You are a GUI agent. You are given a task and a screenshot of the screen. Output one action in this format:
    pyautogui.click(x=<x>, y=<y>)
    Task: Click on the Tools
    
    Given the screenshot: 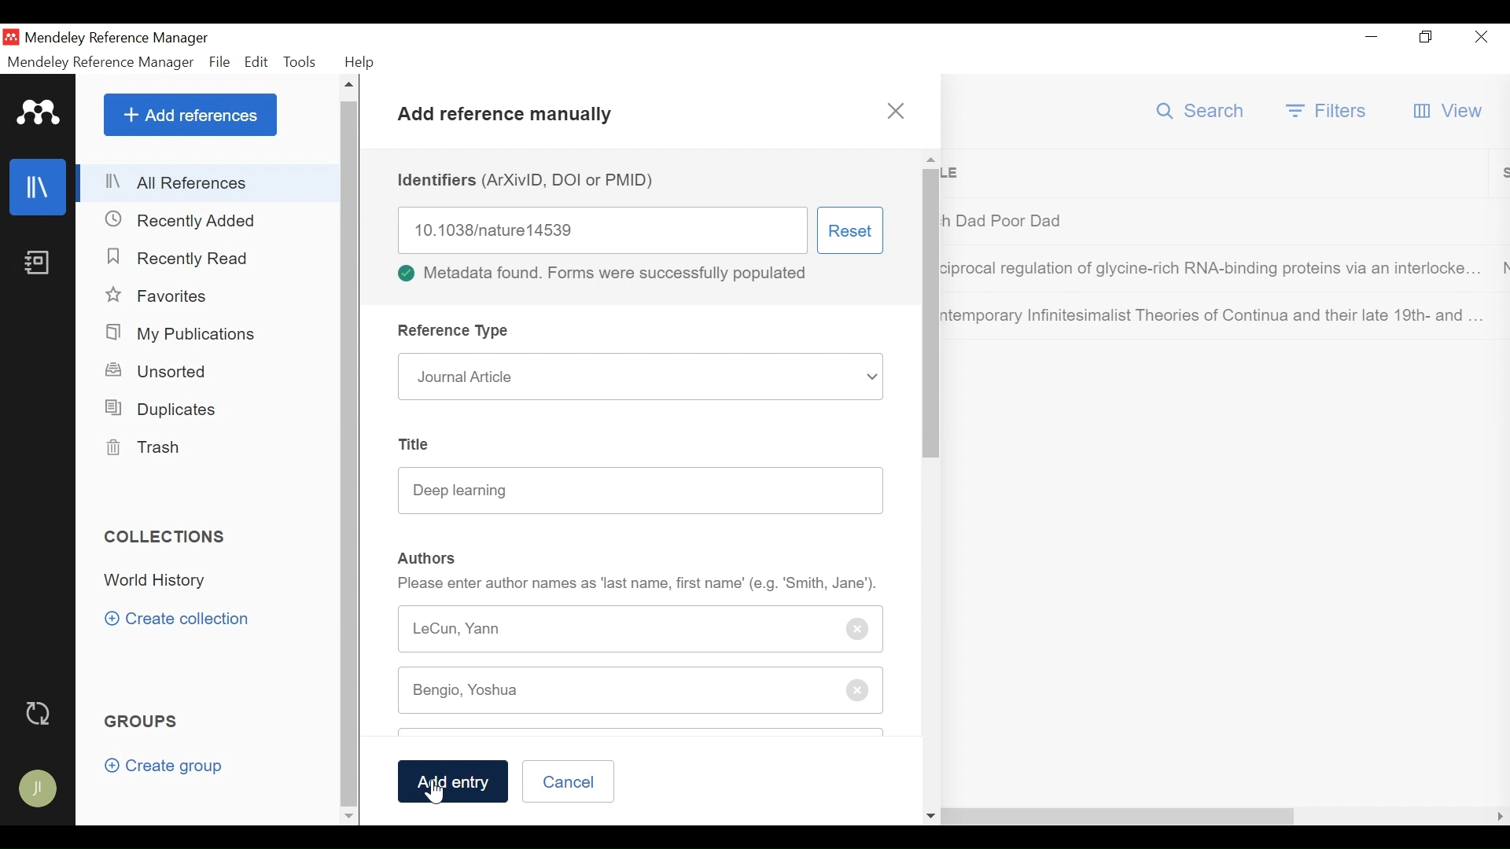 What is the action you would take?
    pyautogui.click(x=303, y=62)
    